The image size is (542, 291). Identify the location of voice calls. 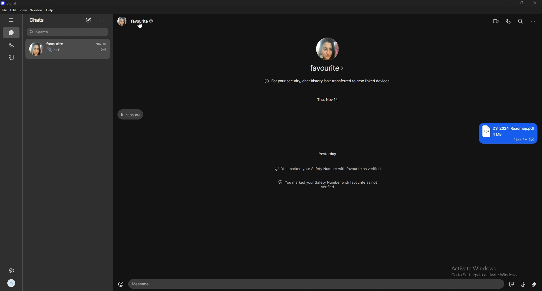
(508, 21).